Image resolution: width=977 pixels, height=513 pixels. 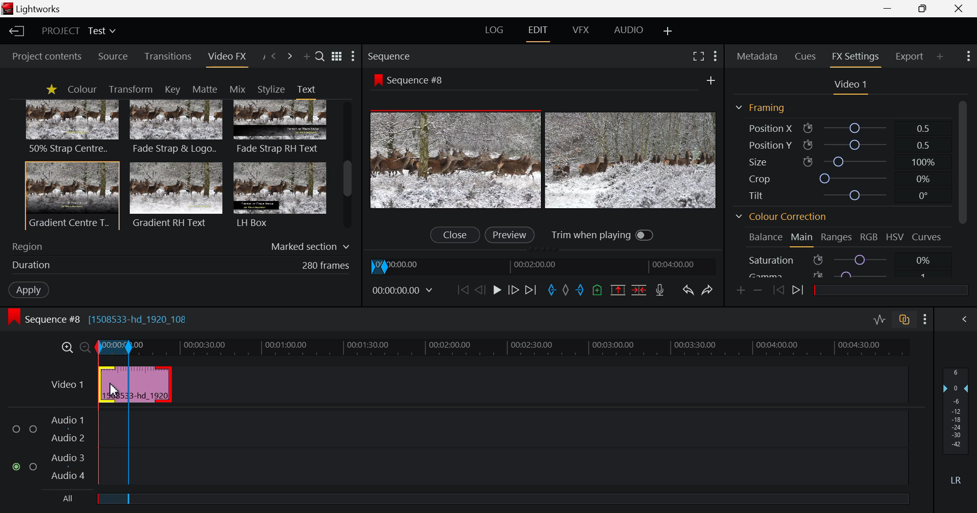 I want to click on Video FX Panel Open, so click(x=229, y=59).